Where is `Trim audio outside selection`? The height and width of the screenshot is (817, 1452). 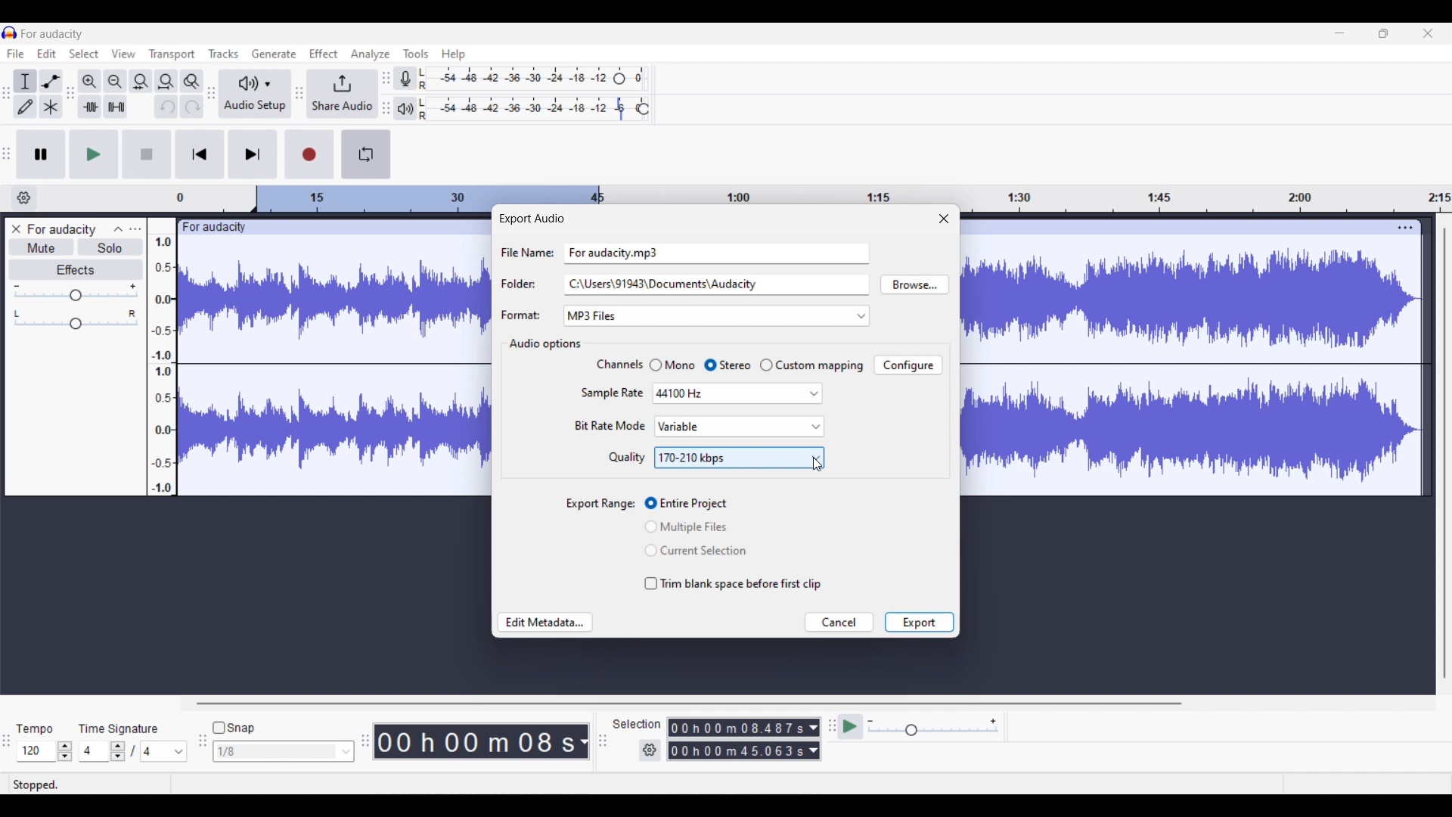
Trim audio outside selection is located at coordinates (90, 107).